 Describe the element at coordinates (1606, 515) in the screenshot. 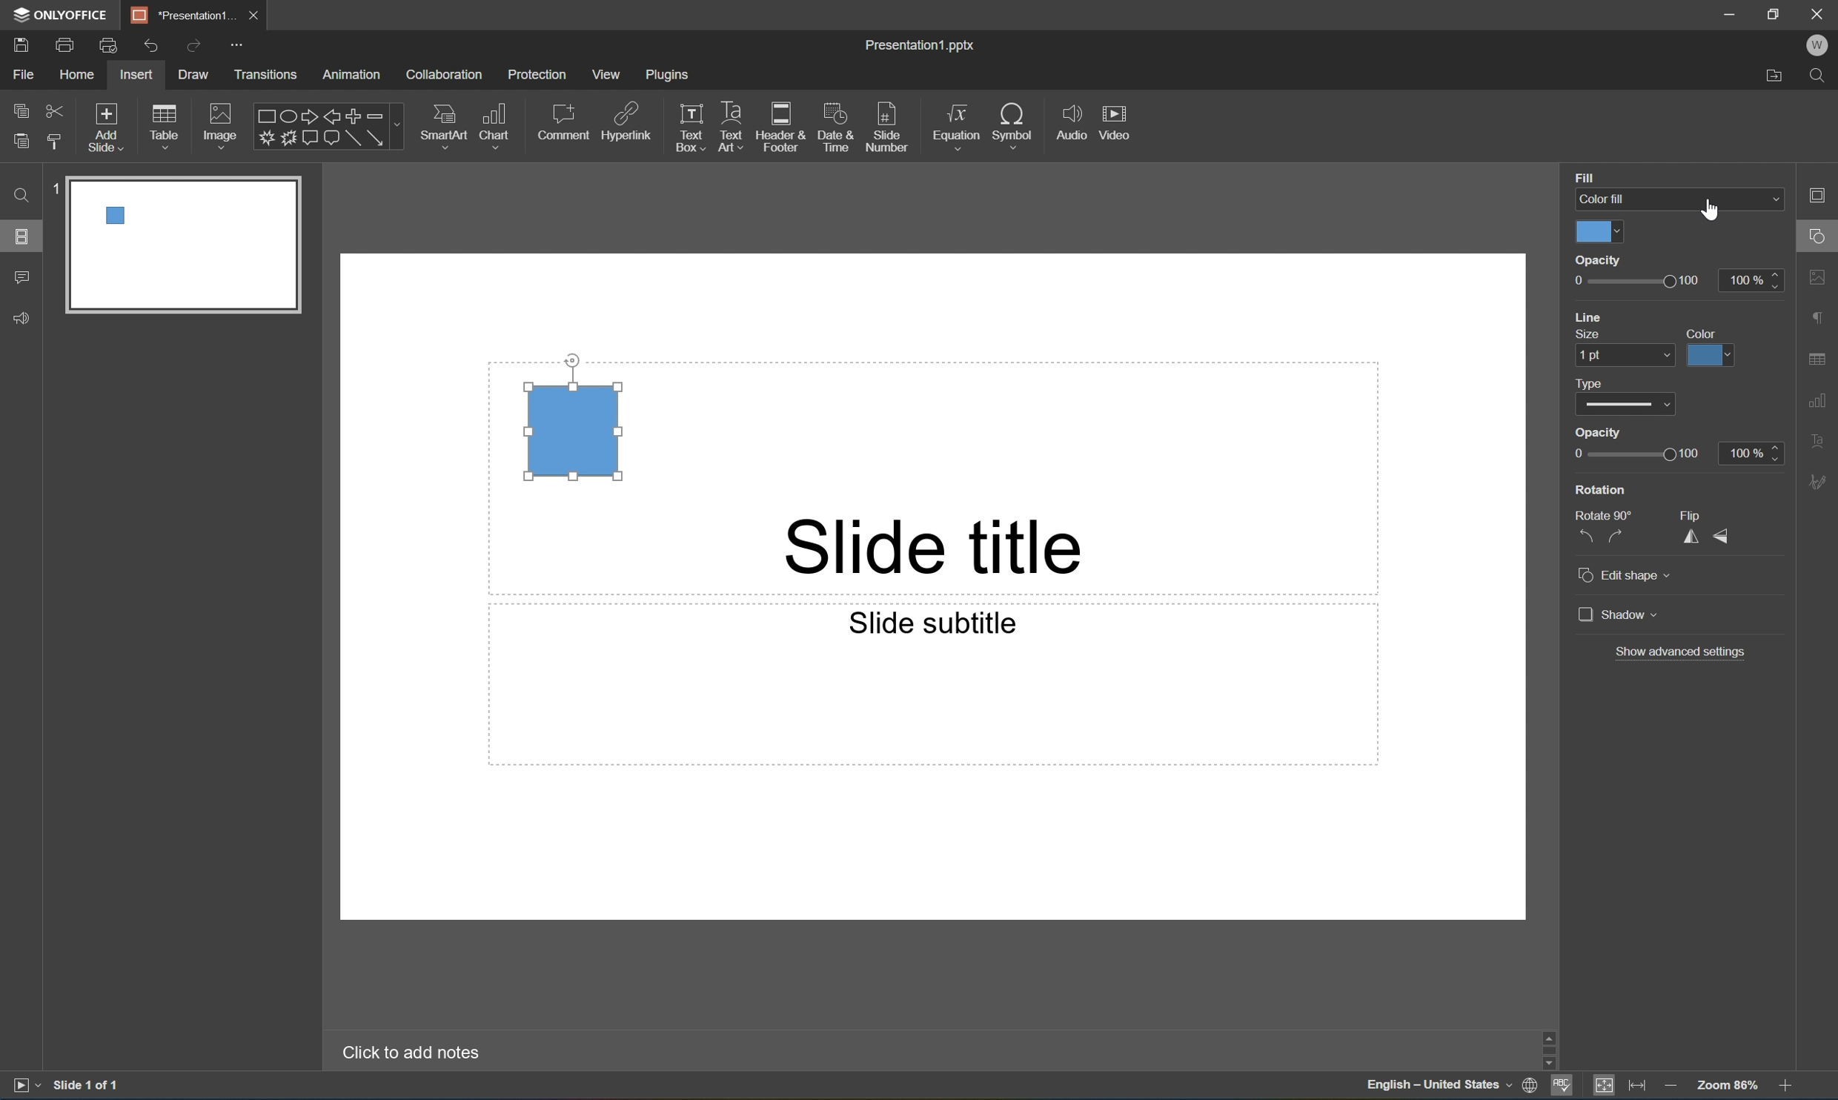

I see `Rotate 90°` at that location.